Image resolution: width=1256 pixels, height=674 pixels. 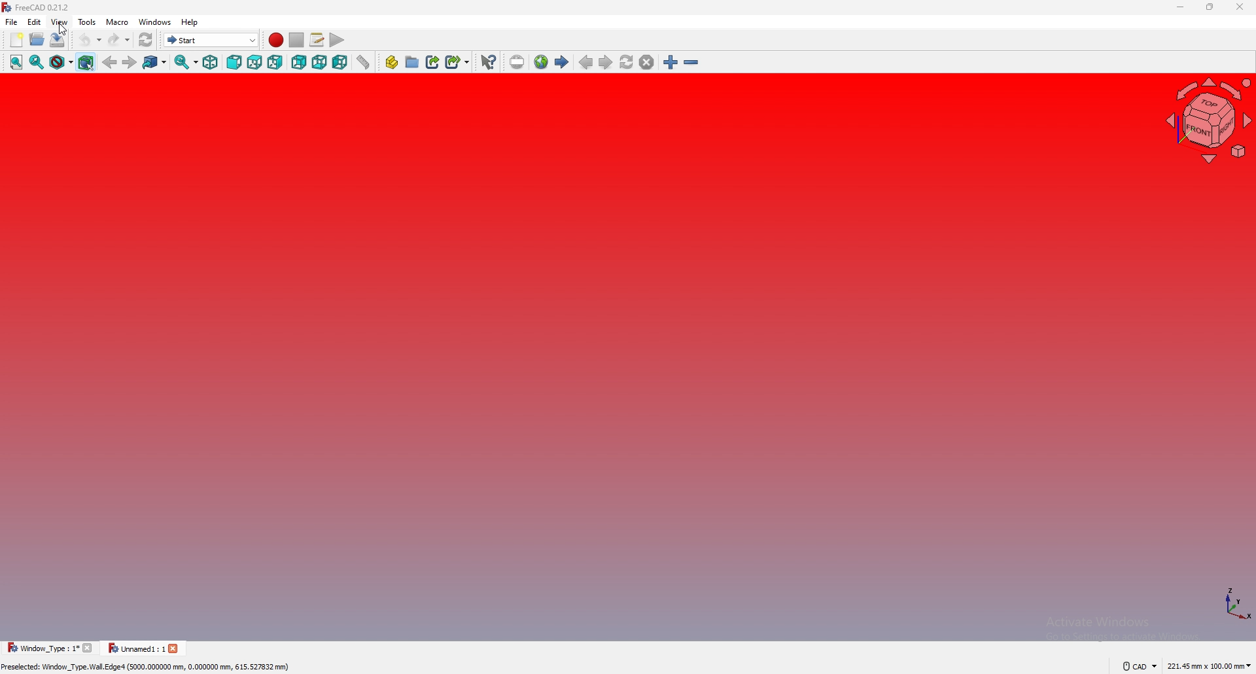 What do you see at coordinates (118, 22) in the screenshot?
I see `macro` at bounding box center [118, 22].